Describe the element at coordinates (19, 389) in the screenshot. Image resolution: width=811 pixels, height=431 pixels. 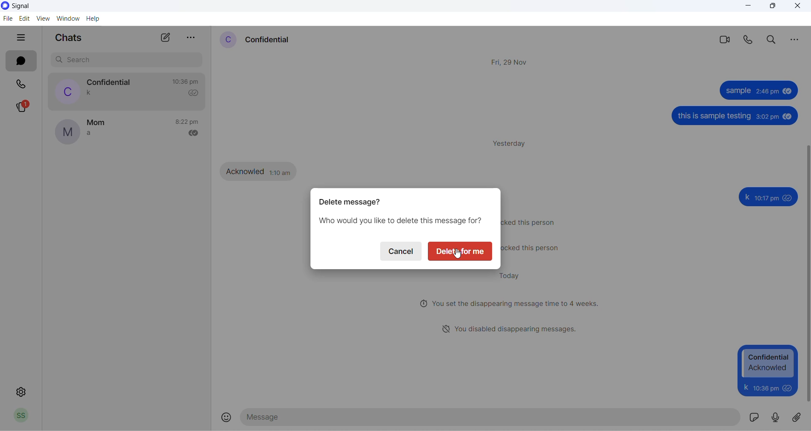
I see `settings` at that location.